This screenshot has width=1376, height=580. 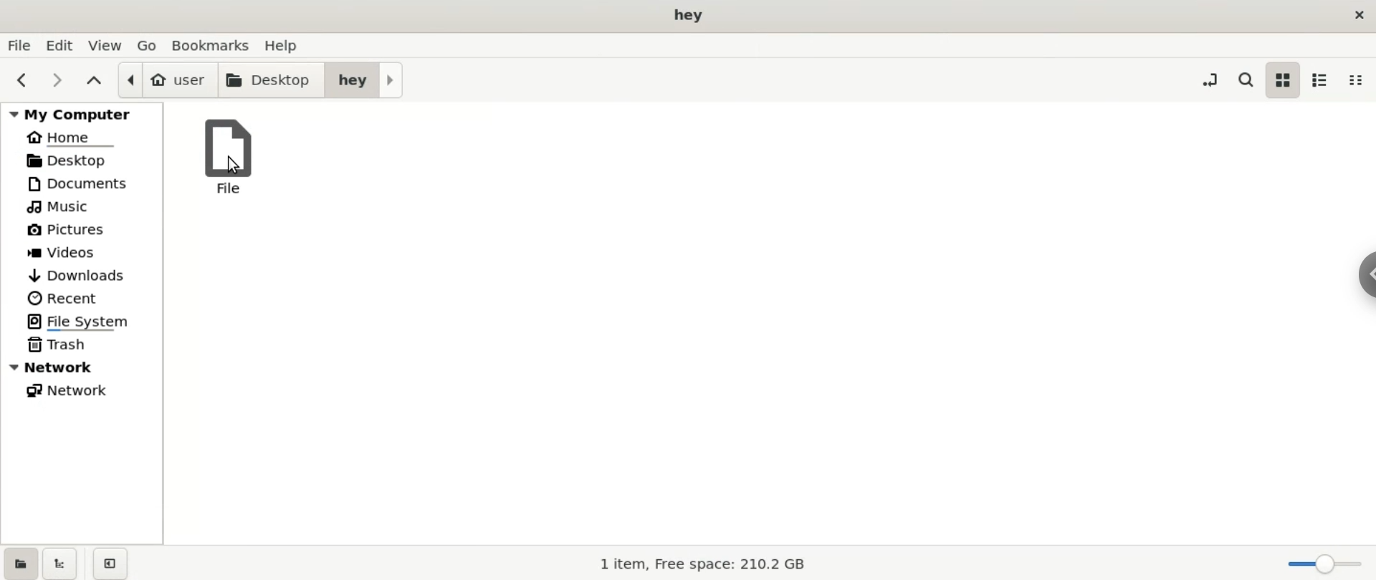 What do you see at coordinates (712, 563) in the screenshot?
I see `1 item, free space: 210.2 GB` at bounding box center [712, 563].